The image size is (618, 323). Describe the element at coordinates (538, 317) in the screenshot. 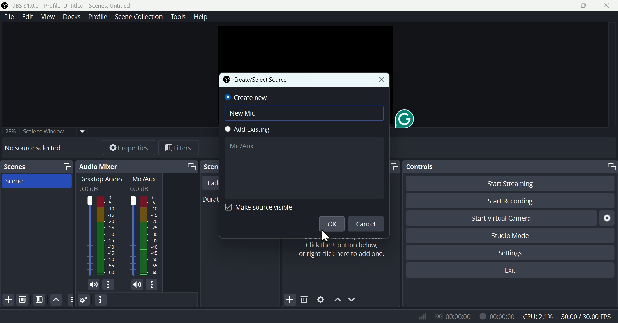

I see `CPU Usage` at that location.